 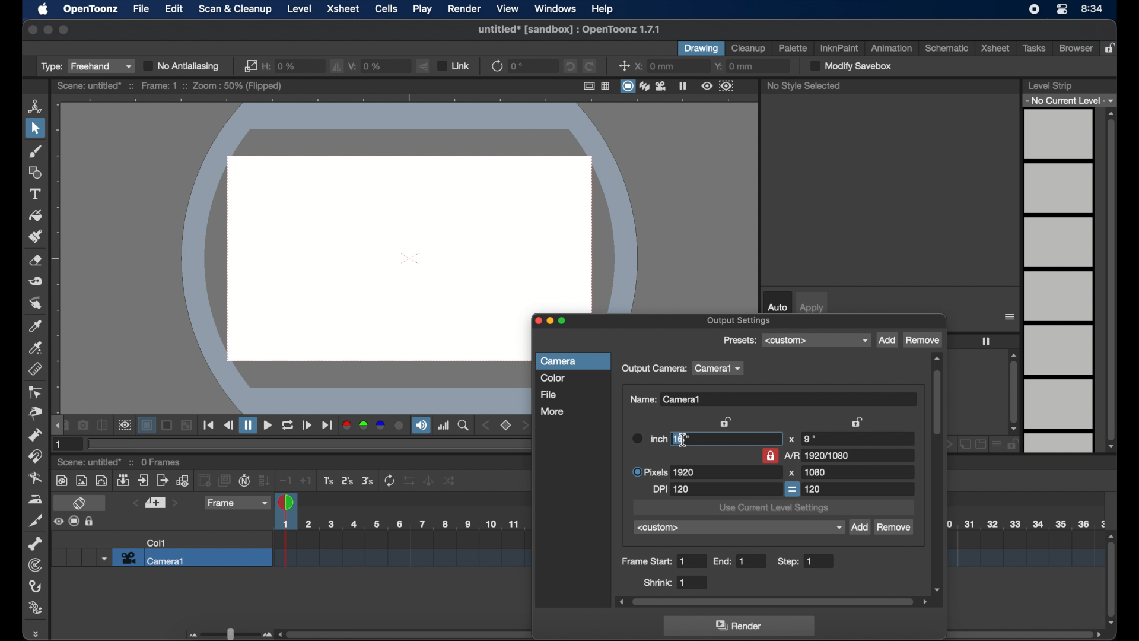 I want to click on guide options, so click(x=597, y=85).